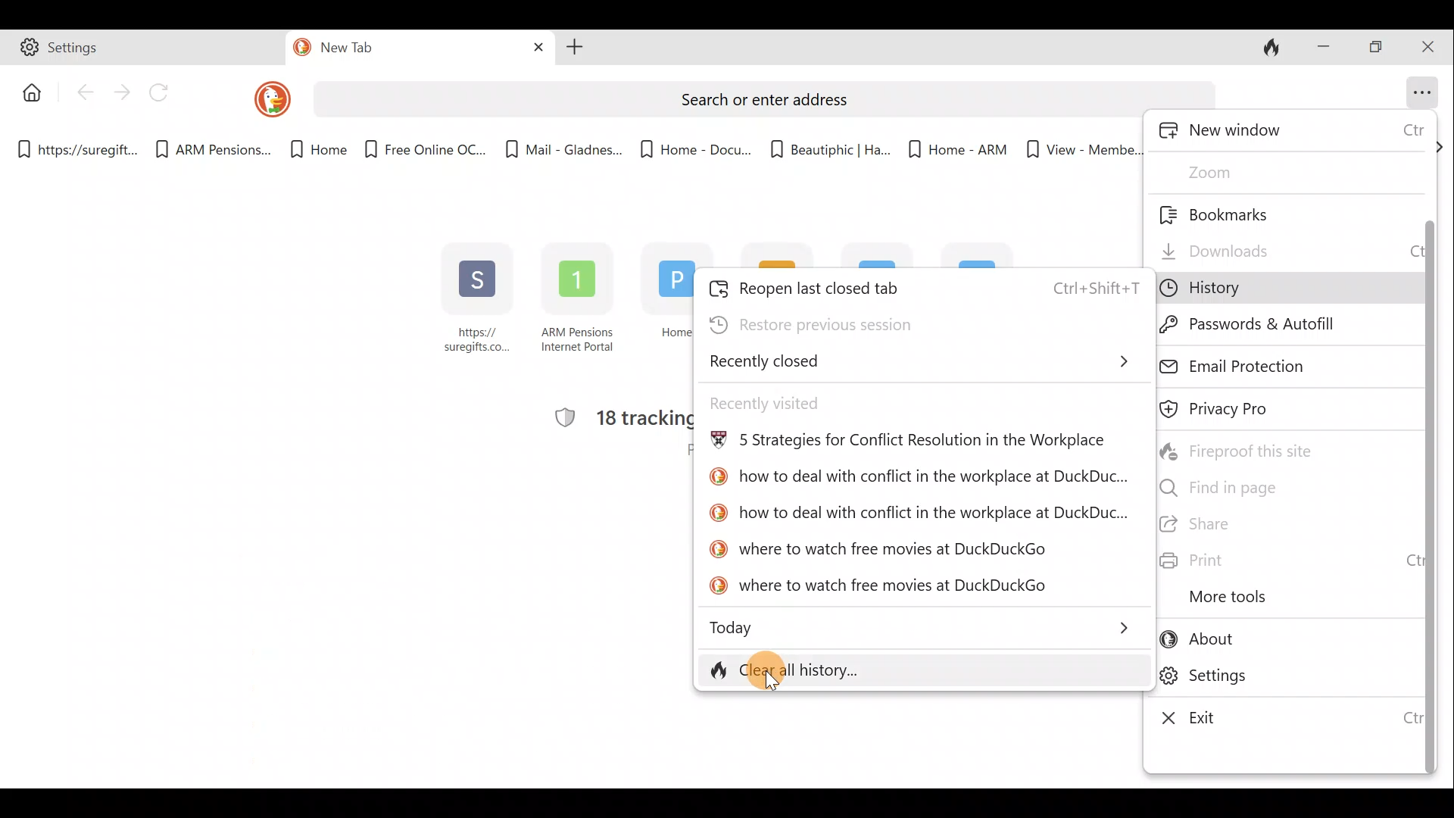  I want to click on Close tab, so click(533, 48).